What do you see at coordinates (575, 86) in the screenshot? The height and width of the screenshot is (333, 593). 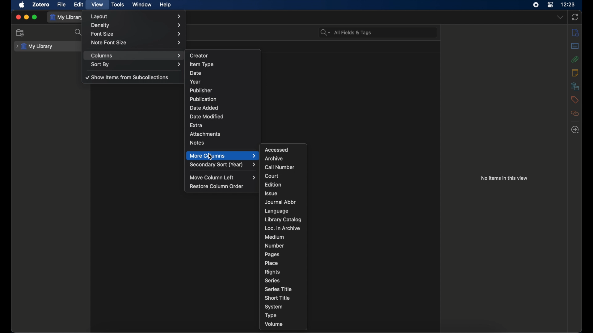 I see `libraries` at bounding box center [575, 86].